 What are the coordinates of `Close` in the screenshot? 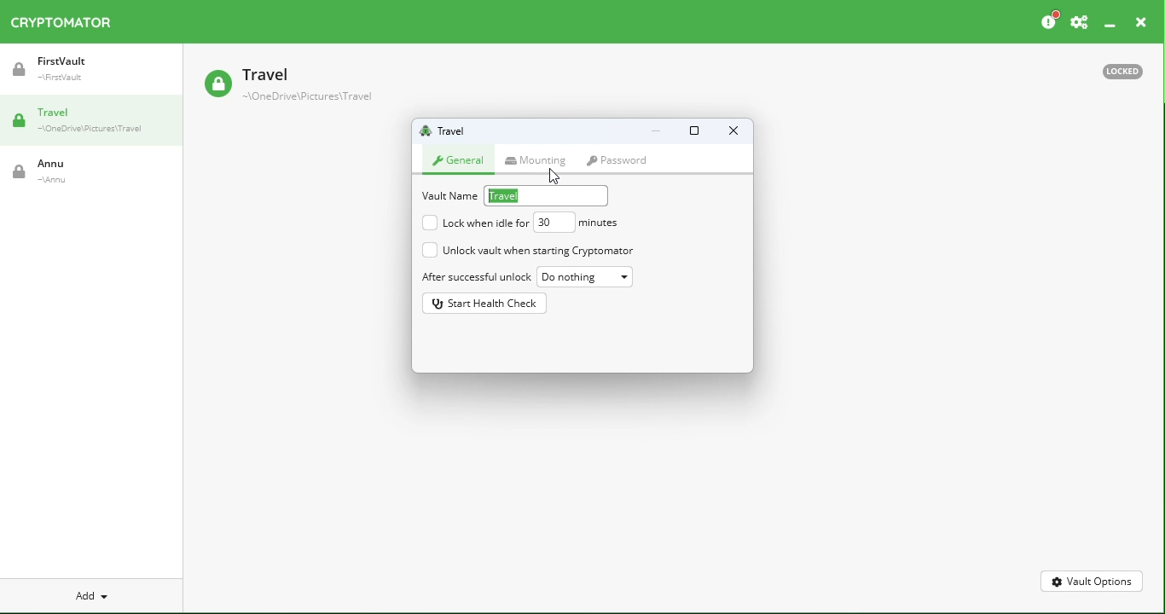 It's located at (1136, 21).